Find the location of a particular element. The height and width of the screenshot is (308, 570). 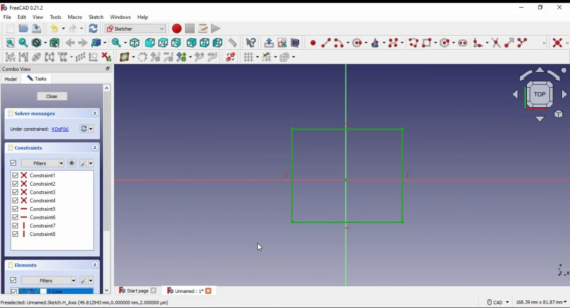

top is located at coordinates (163, 43).